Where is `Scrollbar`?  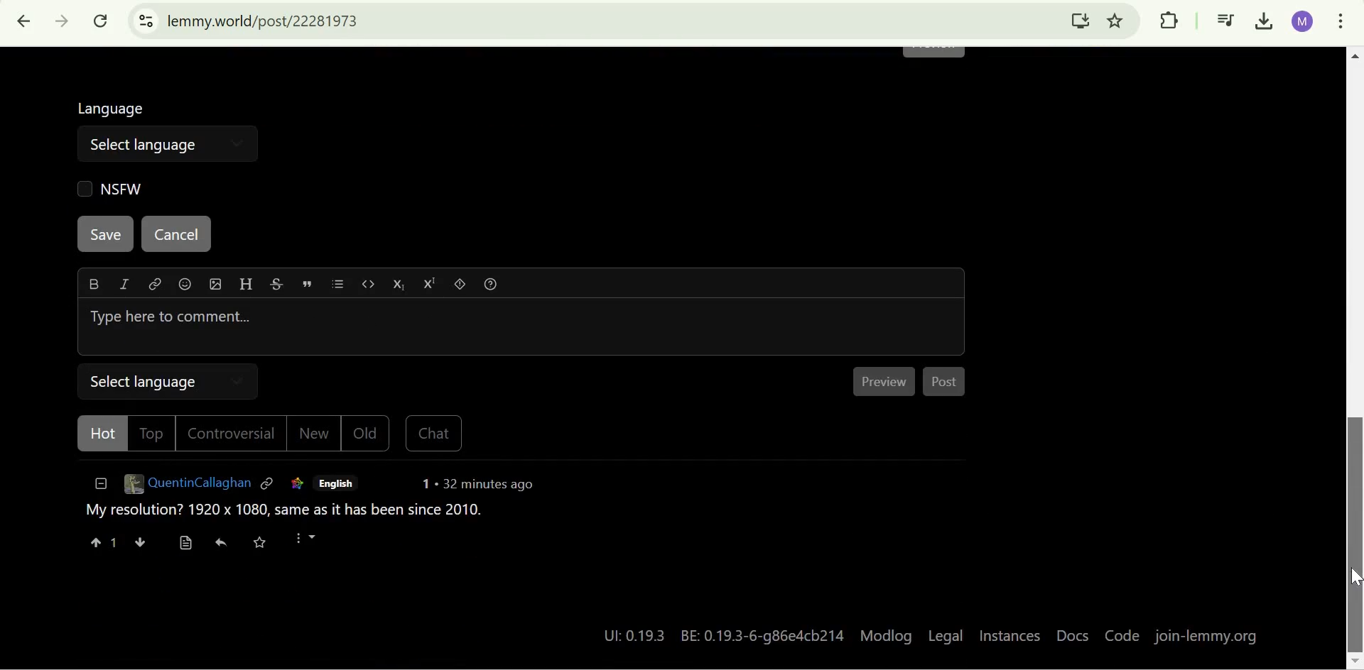 Scrollbar is located at coordinates (1351, 360).